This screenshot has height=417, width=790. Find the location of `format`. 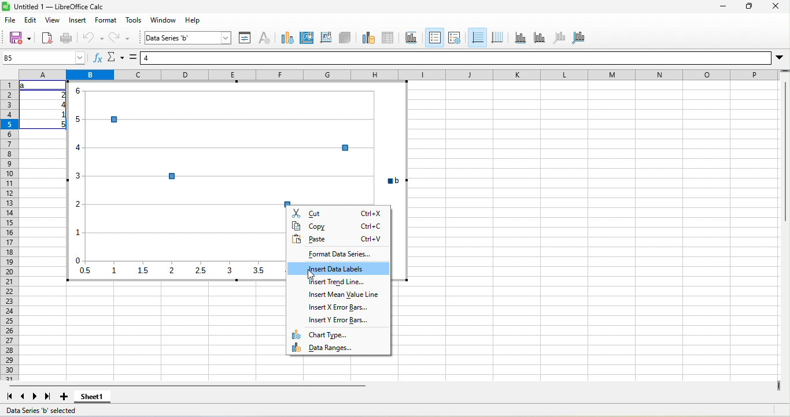

format is located at coordinates (106, 20).